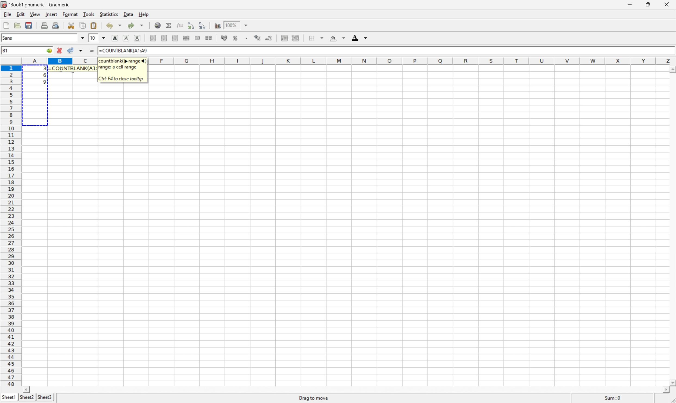 Image resolution: width=676 pixels, height=403 pixels. Describe the element at coordinates (258, 37) in the screenshot. I see `Increase the number of decimals displayed` at that location.